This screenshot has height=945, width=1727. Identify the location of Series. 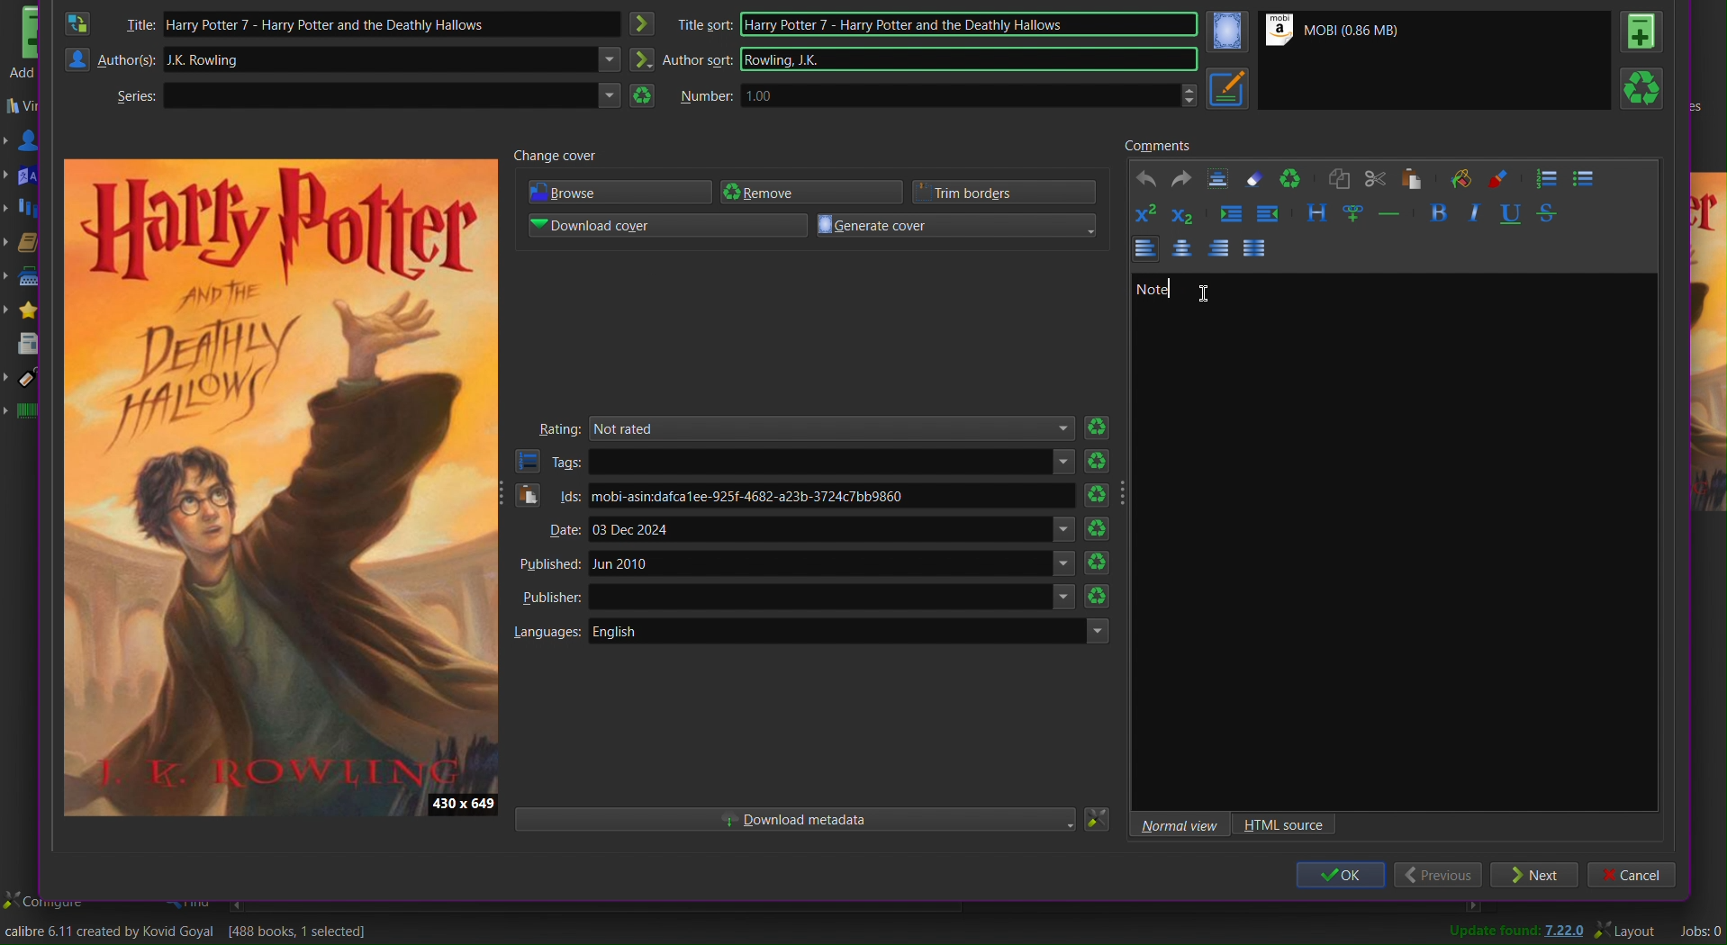
(130, 101).